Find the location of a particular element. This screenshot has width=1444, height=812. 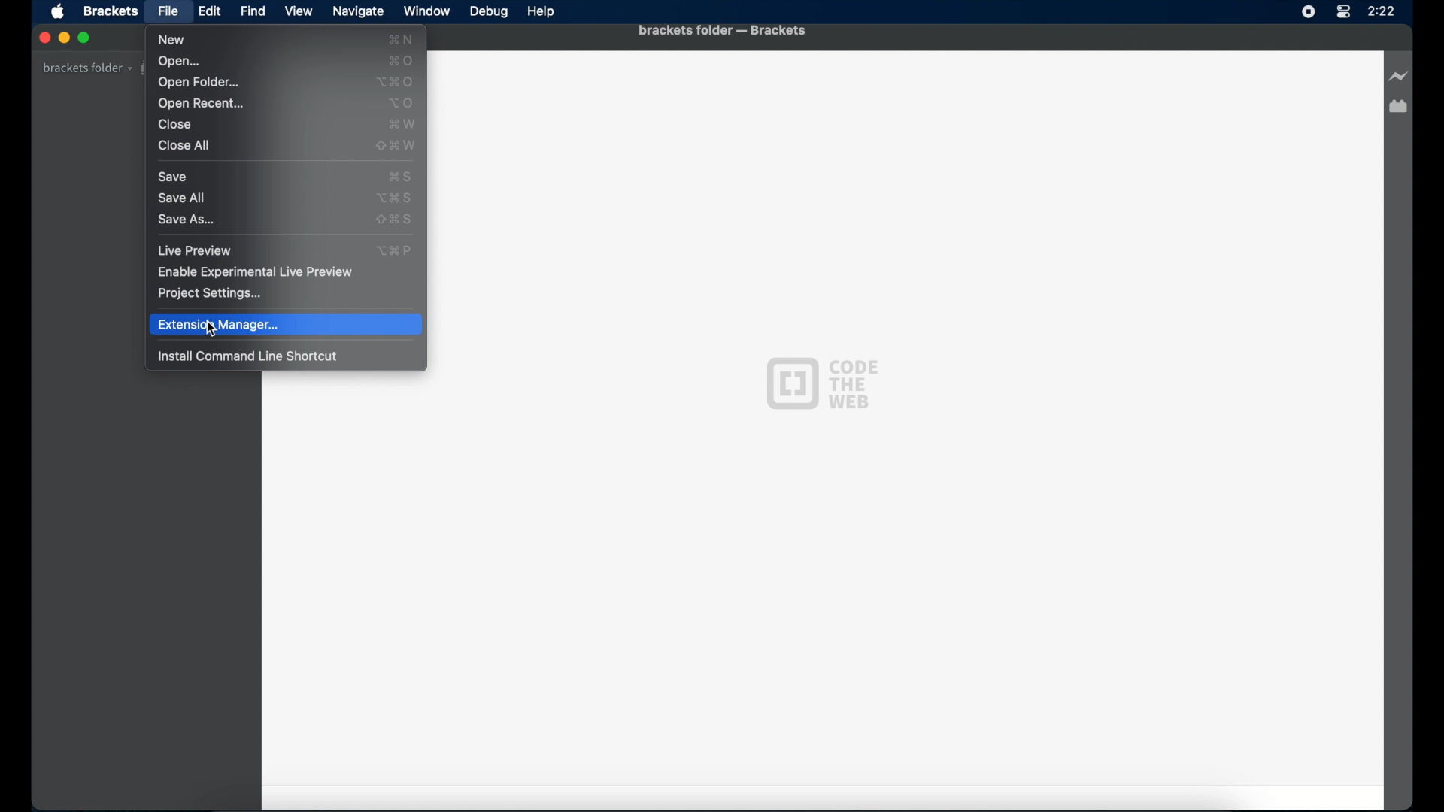

extension manager is located at coordinates (1400, 107).